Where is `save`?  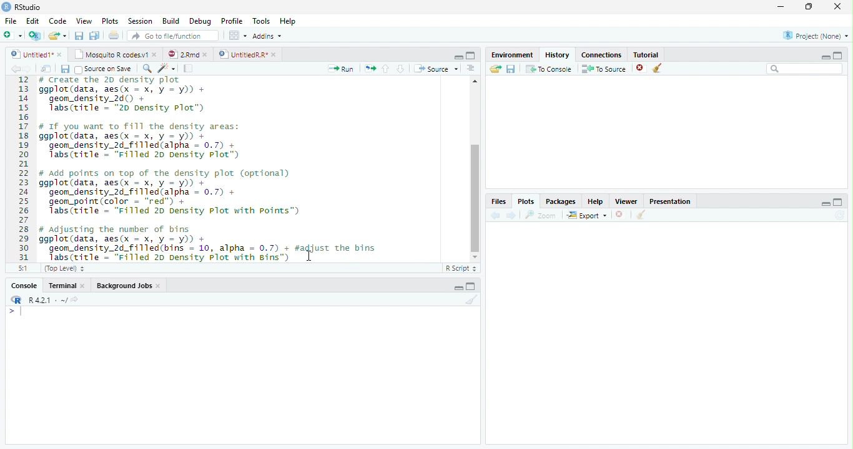
save is located at coordinates (65, 69).